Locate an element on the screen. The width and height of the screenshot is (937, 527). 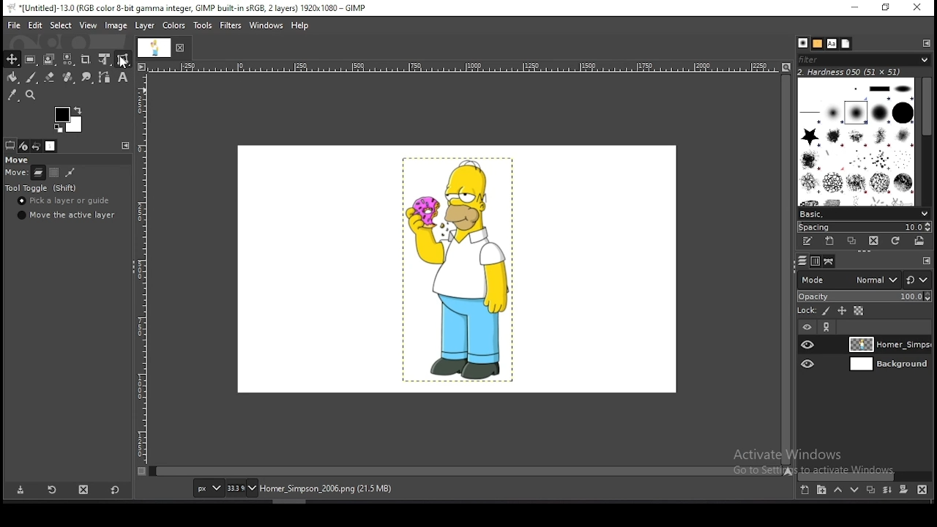
delete brush is located at coordinates (875, 242).